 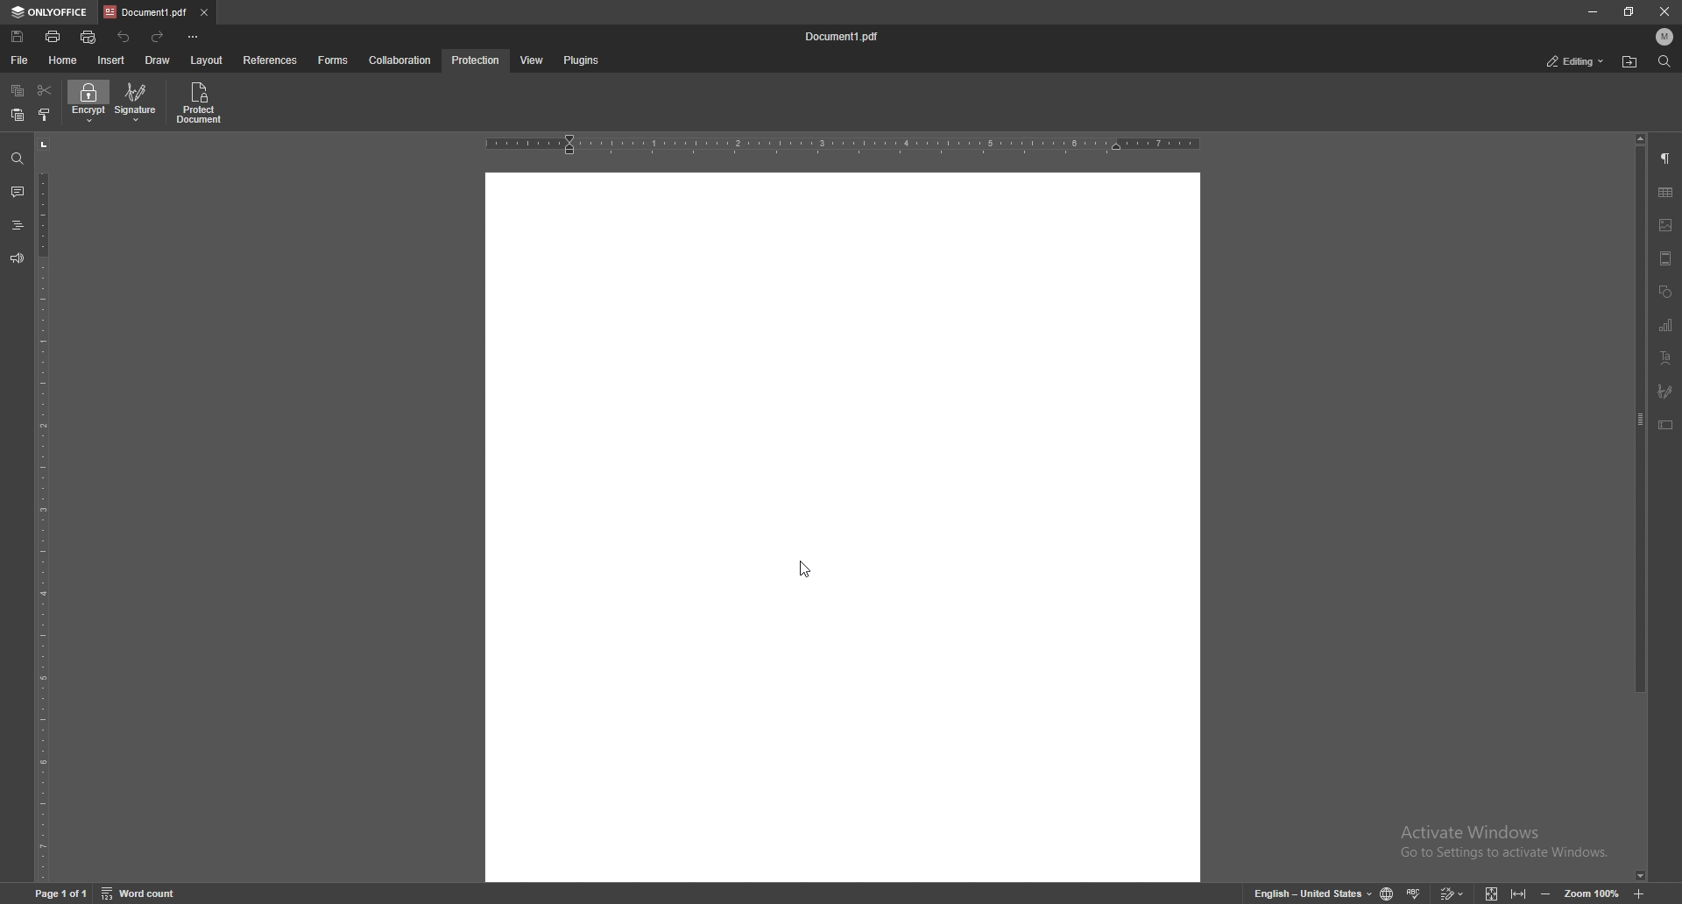 I want to click on view, so click(x=533, y=60).